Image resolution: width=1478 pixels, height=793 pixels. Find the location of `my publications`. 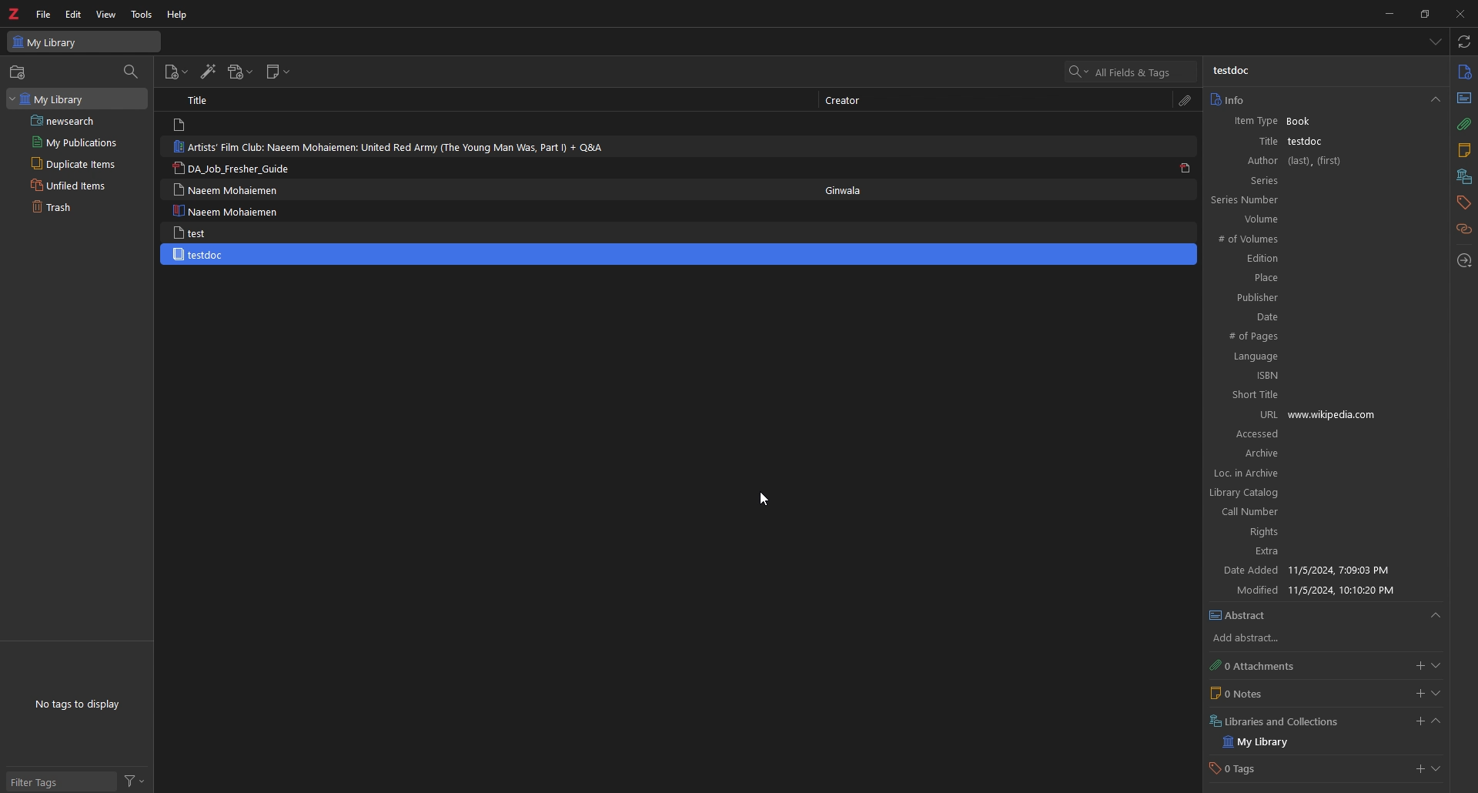

my publications is located at coordinates (75, 142).